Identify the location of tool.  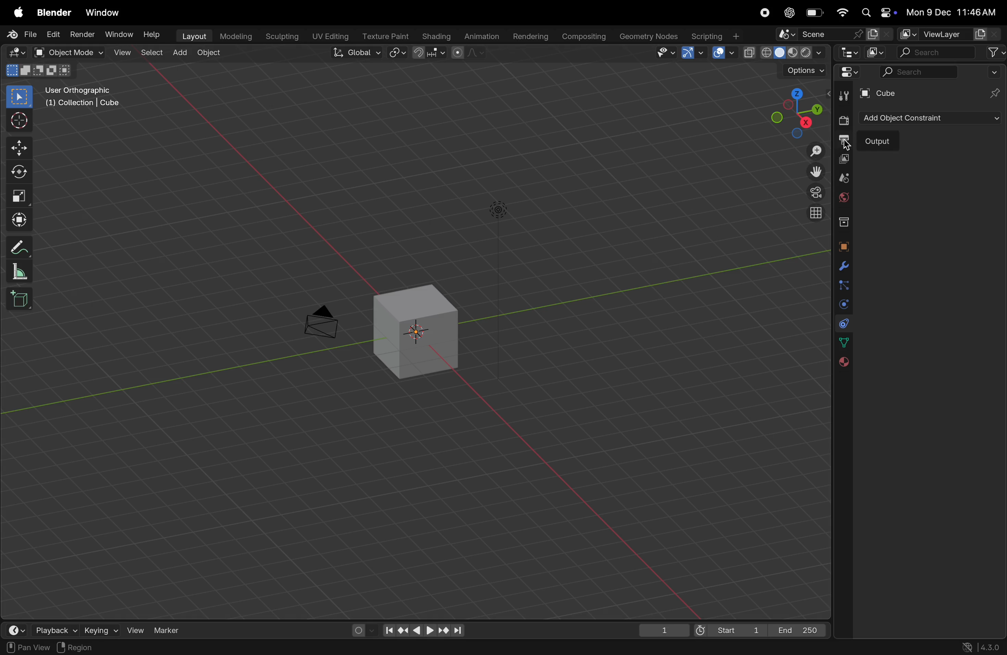
(844, 96).